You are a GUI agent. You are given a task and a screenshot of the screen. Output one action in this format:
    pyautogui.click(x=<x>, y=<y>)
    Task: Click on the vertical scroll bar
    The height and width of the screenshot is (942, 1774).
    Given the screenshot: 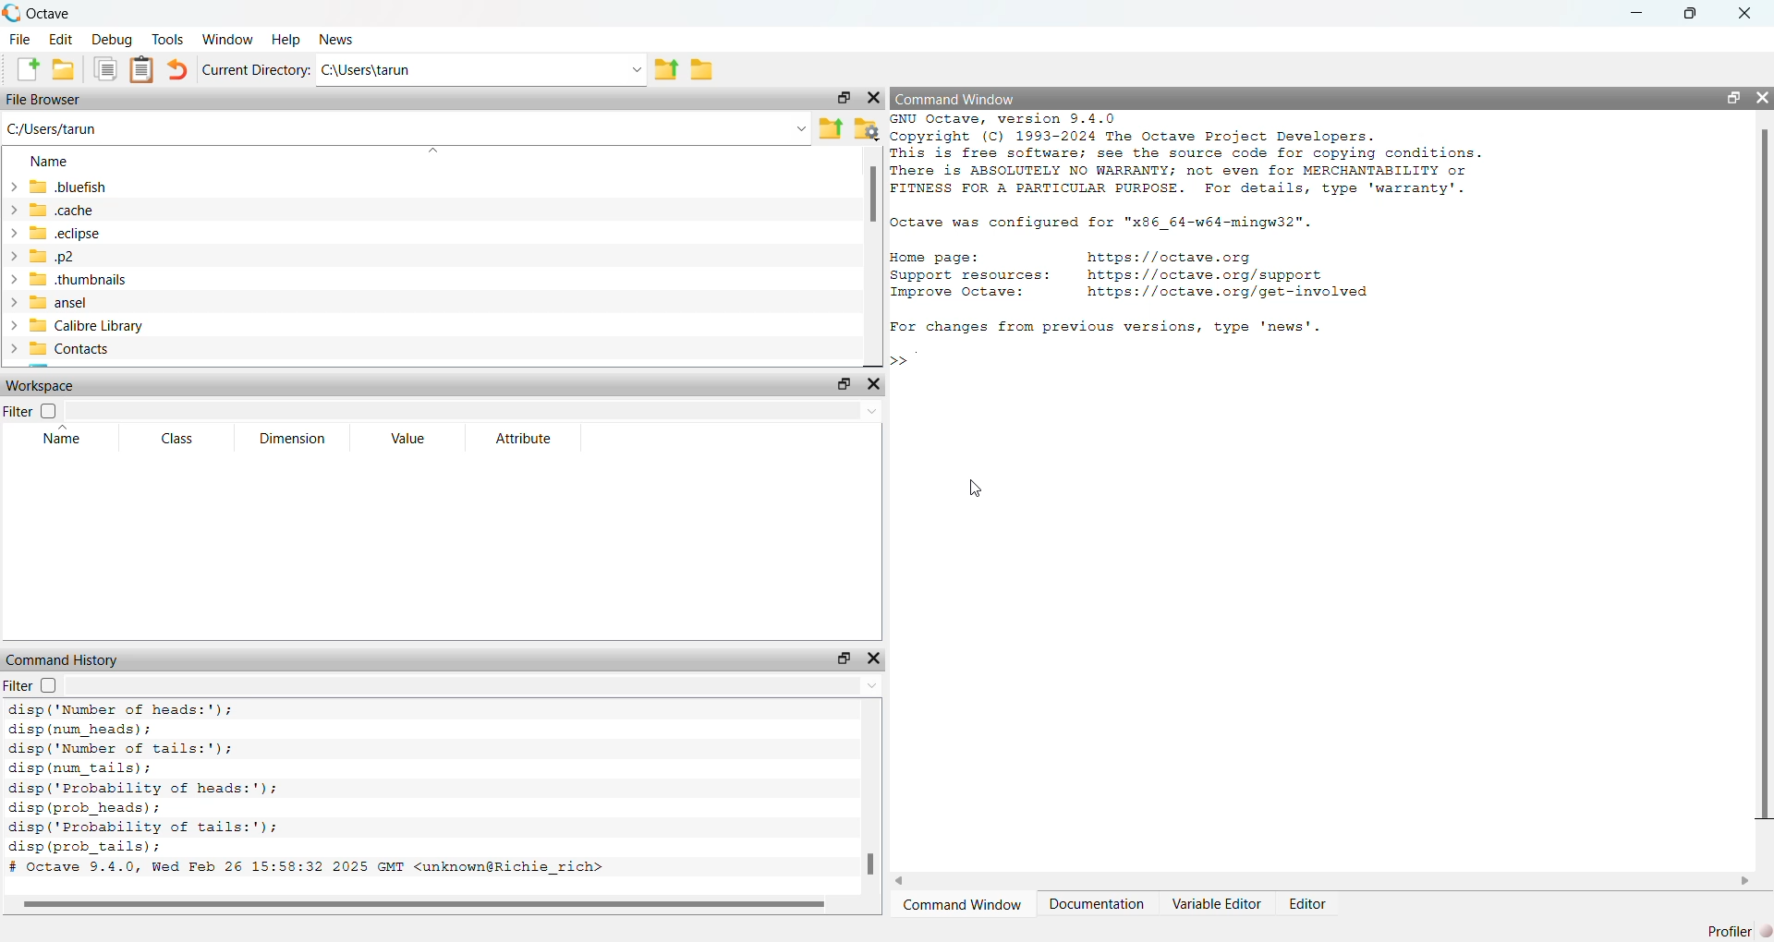 What is the action you would take?
    pyautogui.click(x=1765, y=485)
    